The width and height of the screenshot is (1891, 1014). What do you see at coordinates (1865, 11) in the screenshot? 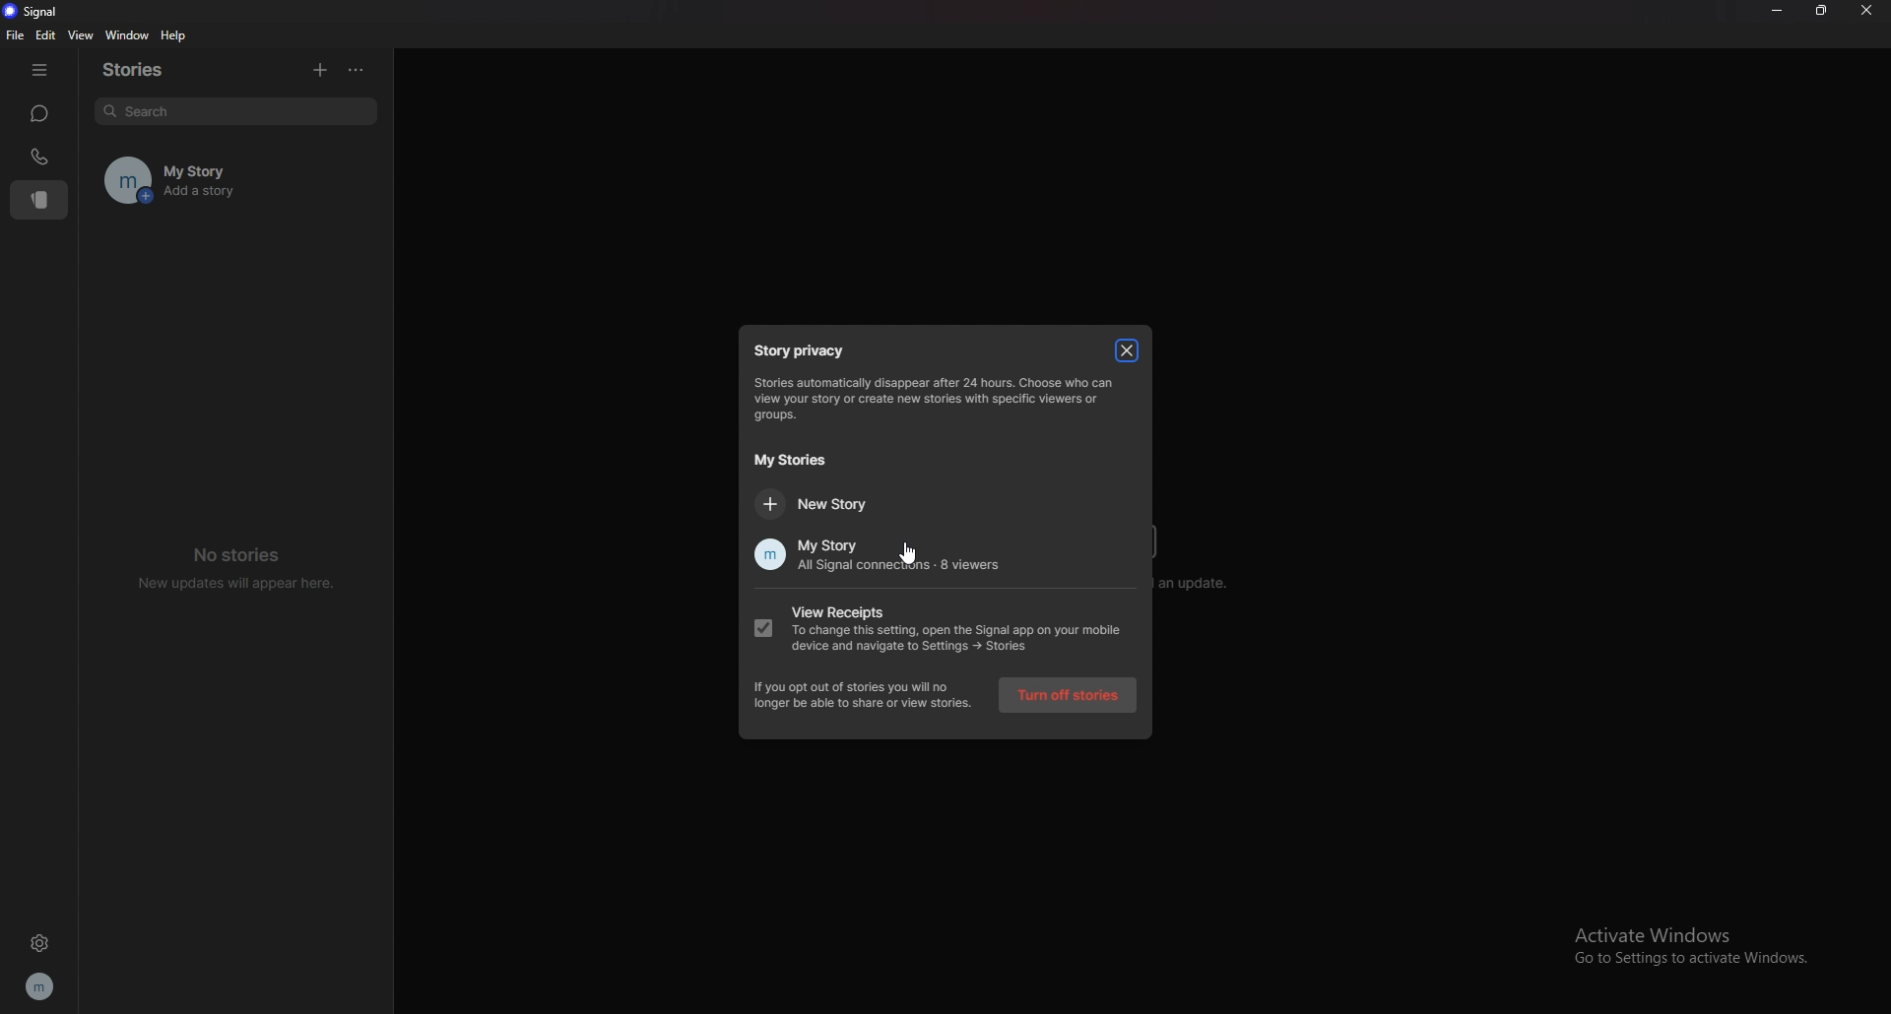
I see `close` at bounding box center [1865, 11].